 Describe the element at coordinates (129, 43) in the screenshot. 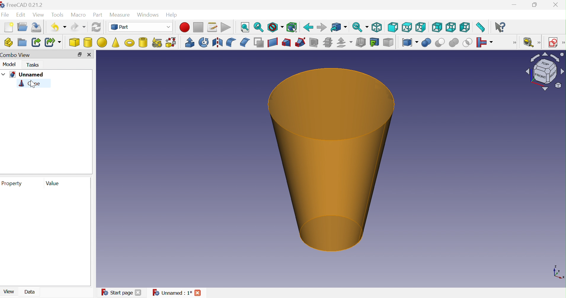

I see `Torus` at that location.